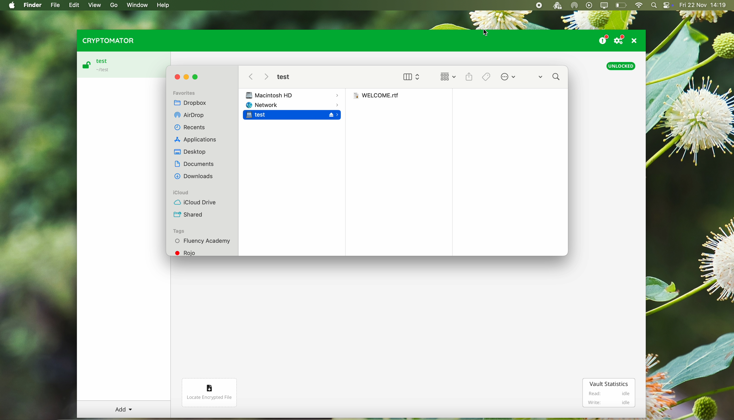 The height and width of the screenshot is (420, 734). What do you see at coordinates (606, 393) in the screenshot?
I see `Read: idle` at bounding box center [606, 393].